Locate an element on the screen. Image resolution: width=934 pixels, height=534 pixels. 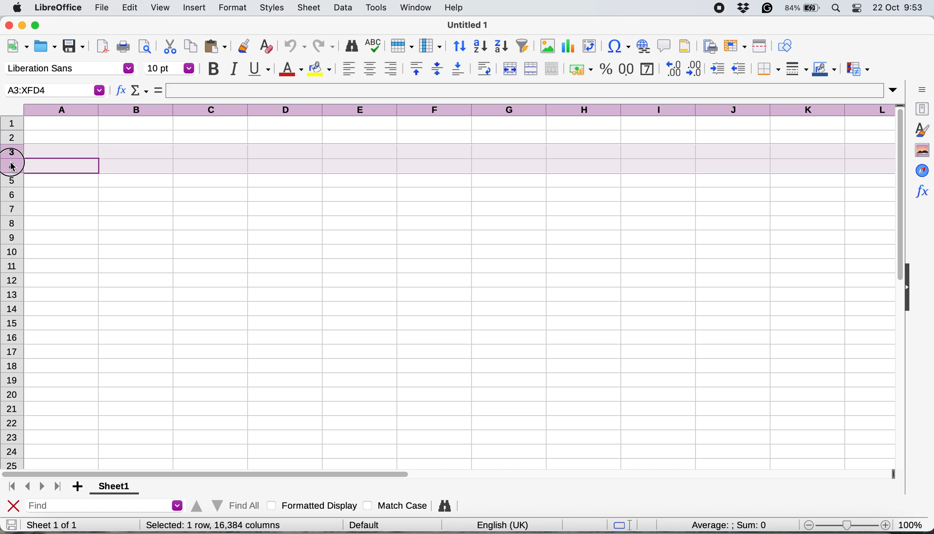
copy is located at coordinates (191, 46).